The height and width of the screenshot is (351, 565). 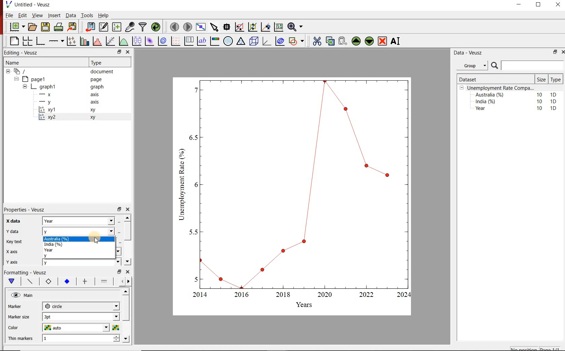 What do you see at coordinates (104, 281) in the screenshot?
I see `line 1` at bounding box center [104, 281].